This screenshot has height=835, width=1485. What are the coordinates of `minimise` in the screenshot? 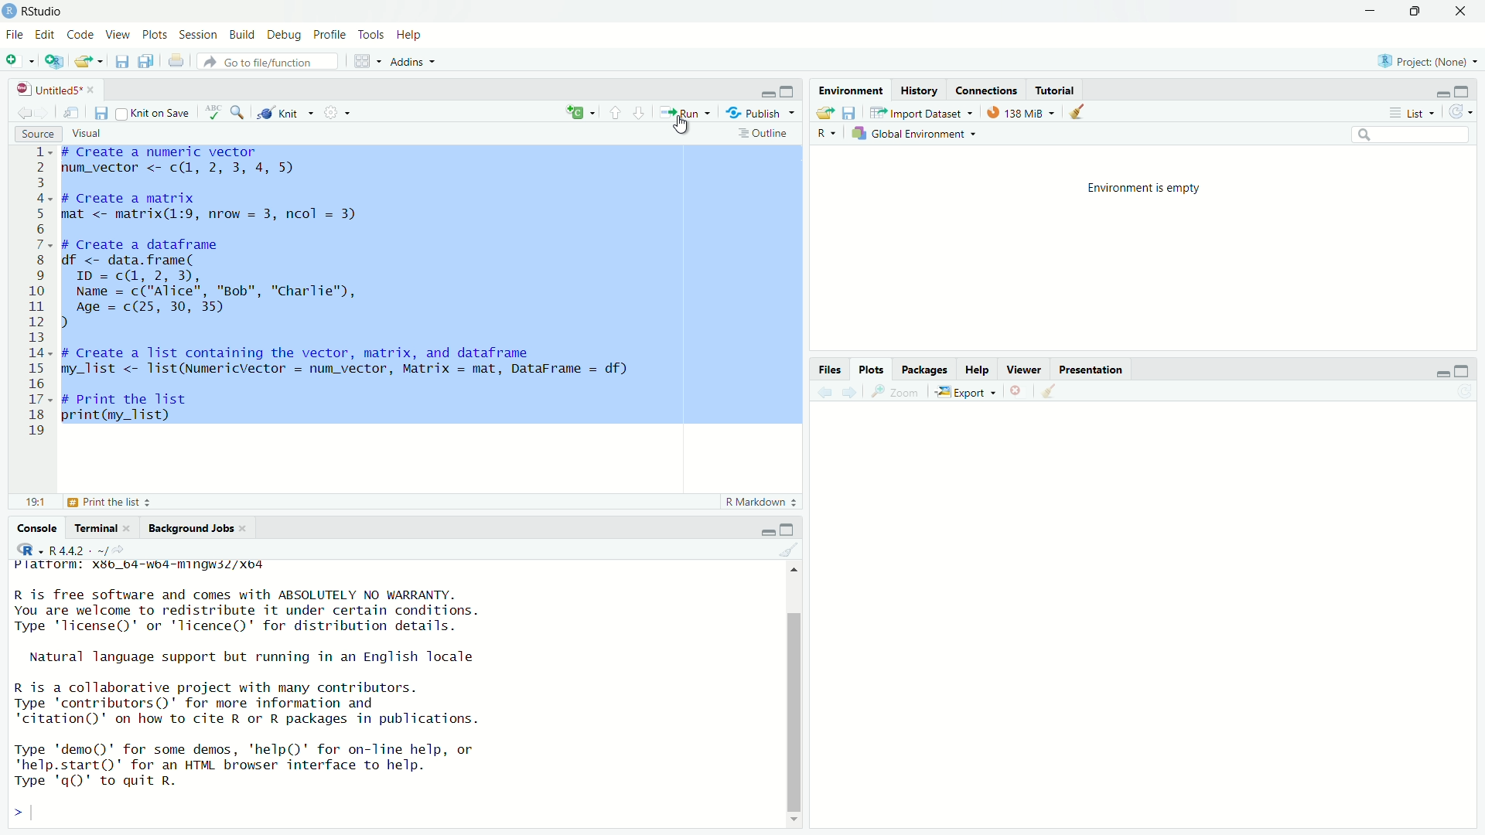 It's located at (1357, 15).